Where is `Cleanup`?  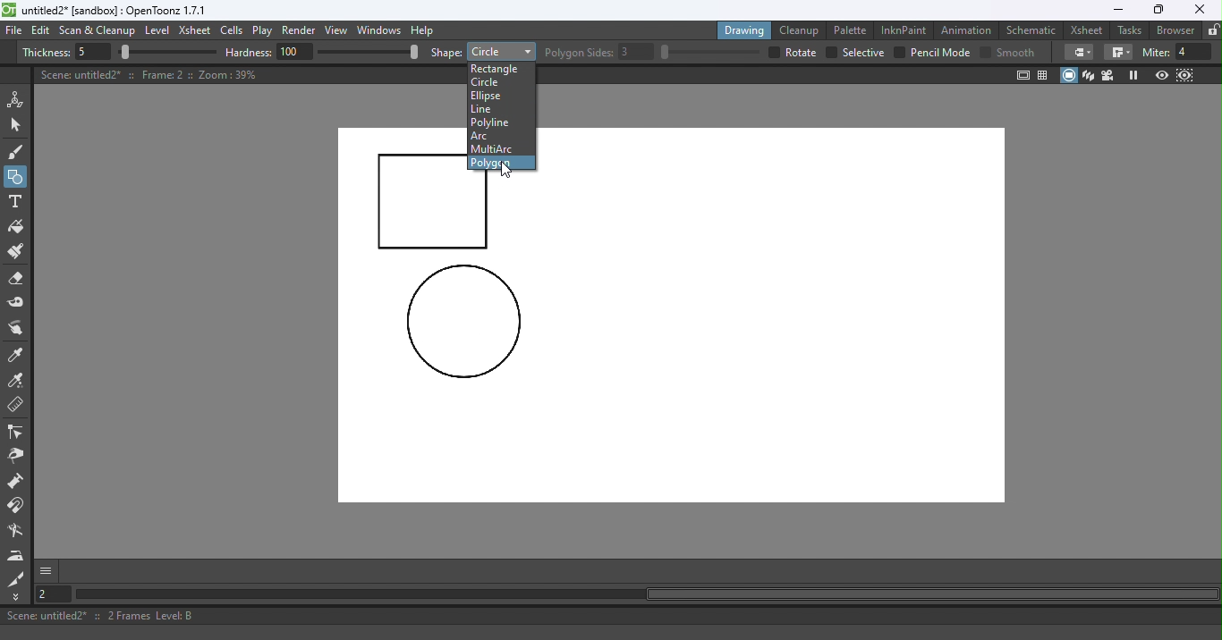
Cleanup is located at coordinates (802, 29).